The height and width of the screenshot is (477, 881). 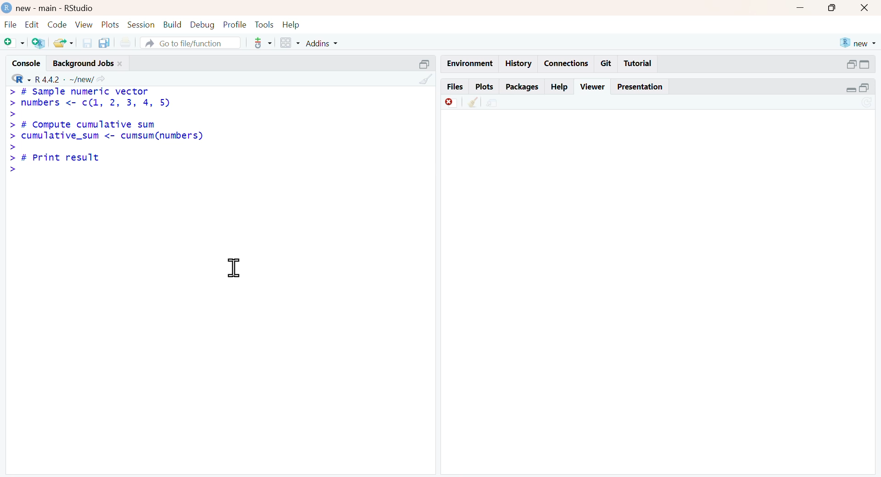 What do you see at coordinates (850, 89) in the screenshot?
I see `expand/collapse` at bounding box center [850, 89].